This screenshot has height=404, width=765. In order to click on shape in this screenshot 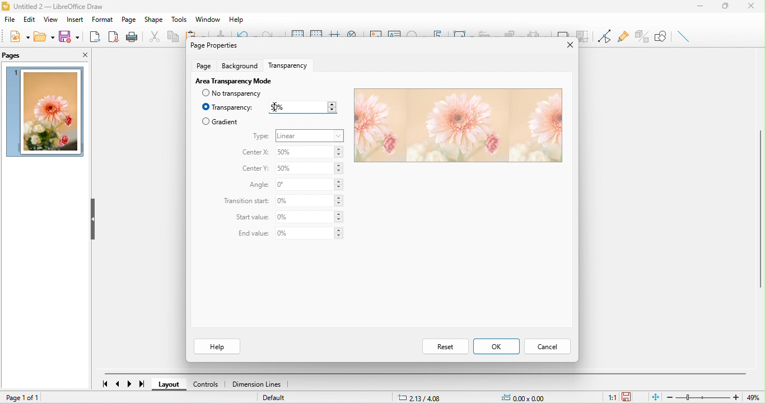, I will do `click(153, 20)`.